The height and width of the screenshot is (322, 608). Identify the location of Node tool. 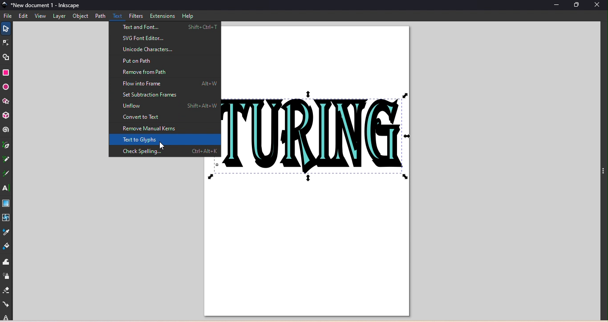
(7, 43).